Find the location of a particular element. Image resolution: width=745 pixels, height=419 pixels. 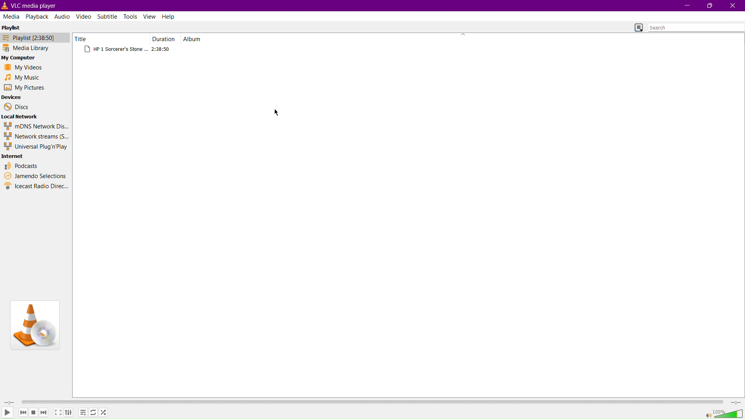

Playlist is located at coordinates (83, 413).